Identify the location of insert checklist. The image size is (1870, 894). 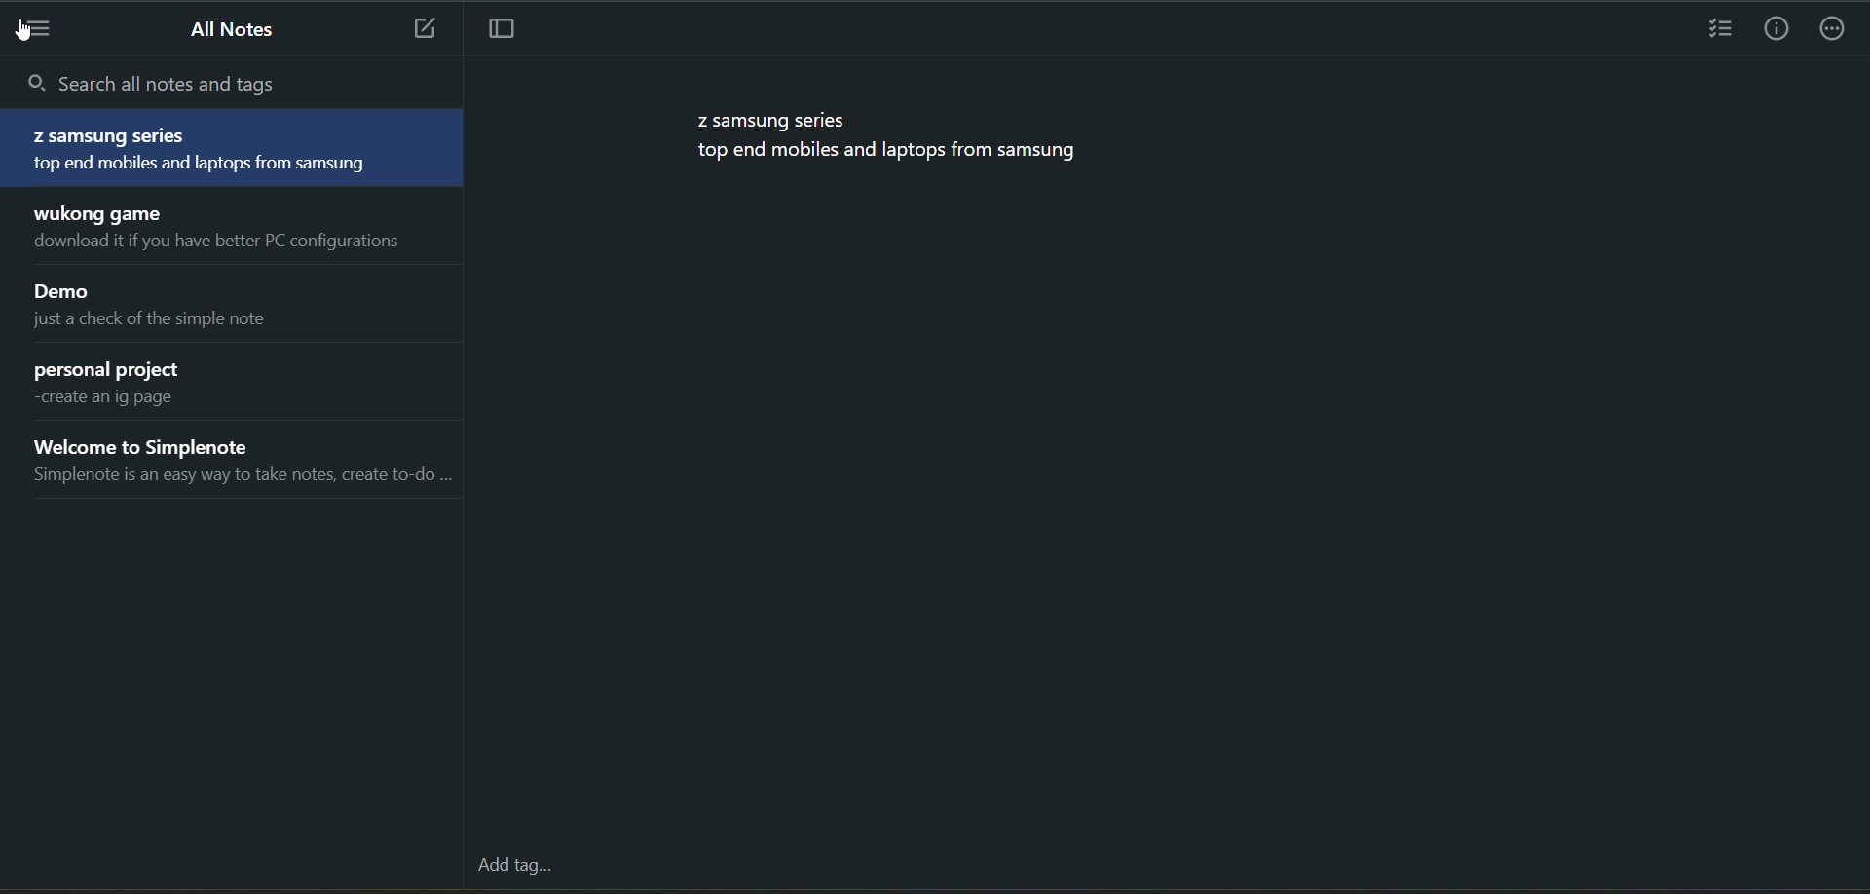
(1717, 29).